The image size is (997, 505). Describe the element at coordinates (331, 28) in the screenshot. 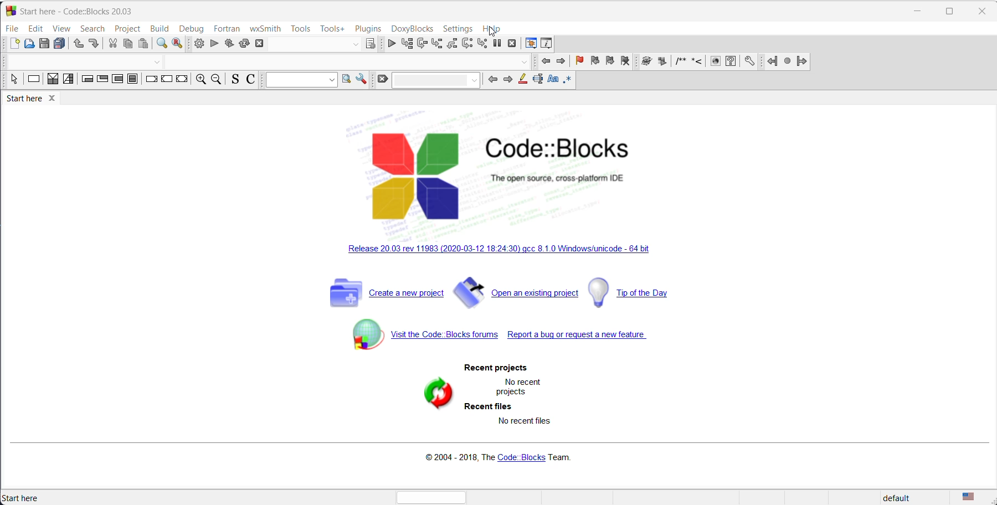

I see `tools+` at that location.